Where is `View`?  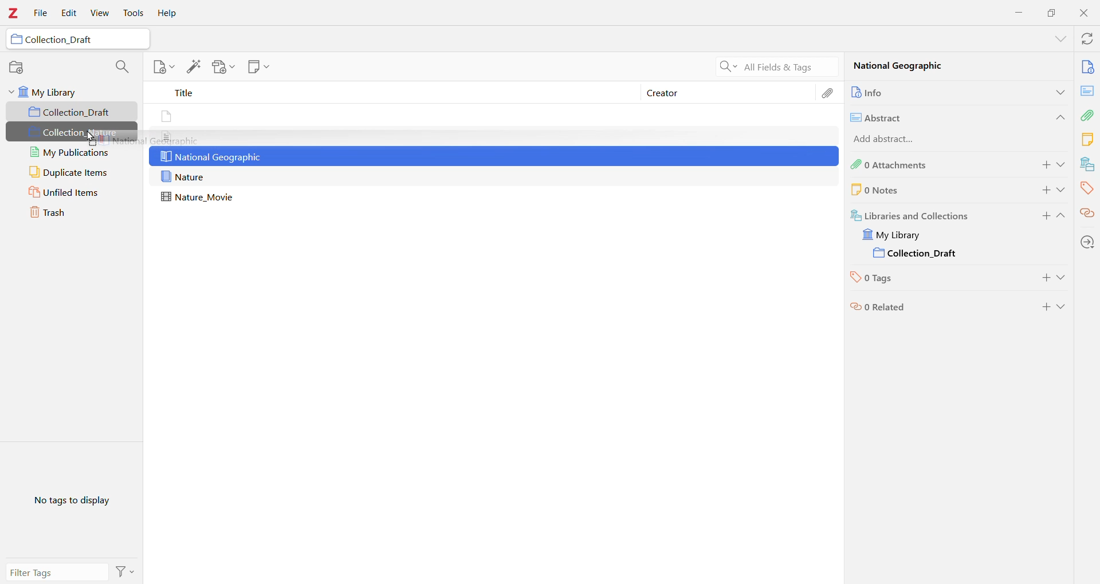
View is located at coordinates (101, 13).